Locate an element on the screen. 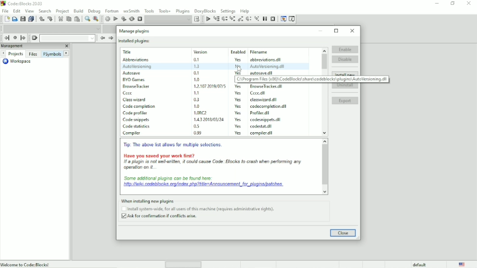 This screenshot has height=268, width=477. Help is located at coordinates (245, 11).